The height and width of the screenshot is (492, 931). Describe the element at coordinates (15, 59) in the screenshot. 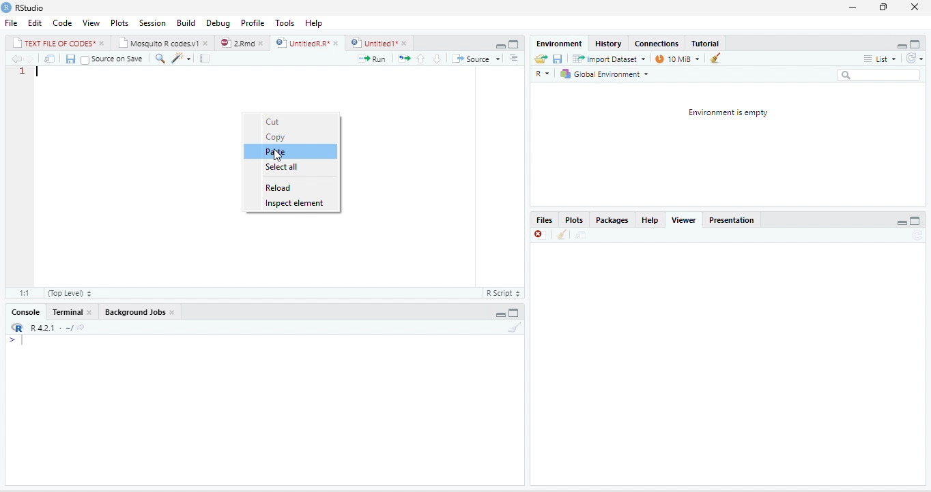

I see `previous ` at that location.